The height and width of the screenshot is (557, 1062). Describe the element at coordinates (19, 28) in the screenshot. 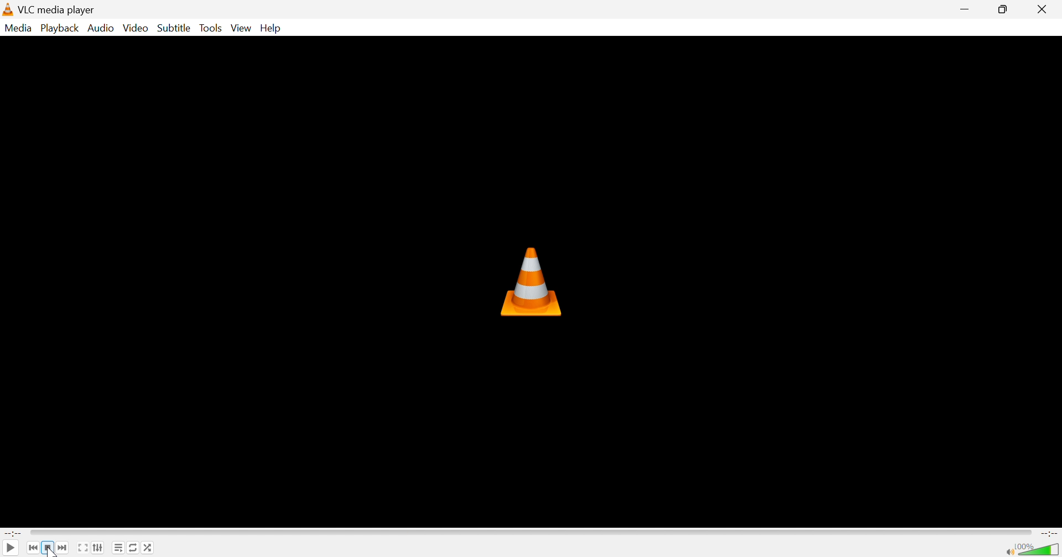

I see `Media` at that location.